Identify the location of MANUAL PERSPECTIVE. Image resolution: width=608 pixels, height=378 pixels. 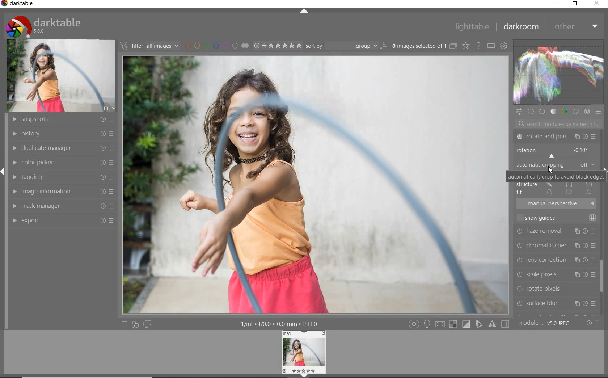
(558, 203).